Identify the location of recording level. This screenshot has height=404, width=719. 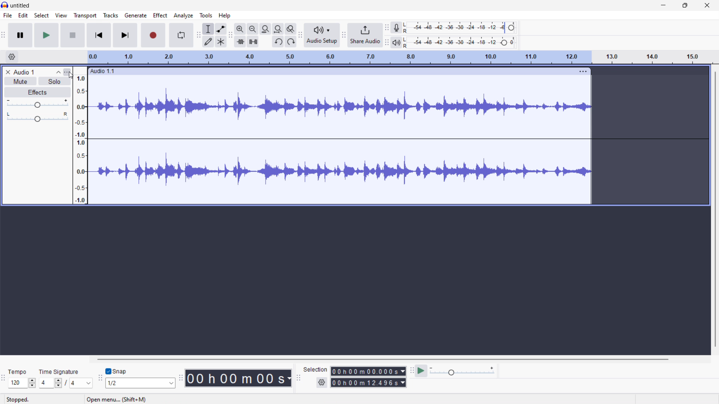
(460, 27).